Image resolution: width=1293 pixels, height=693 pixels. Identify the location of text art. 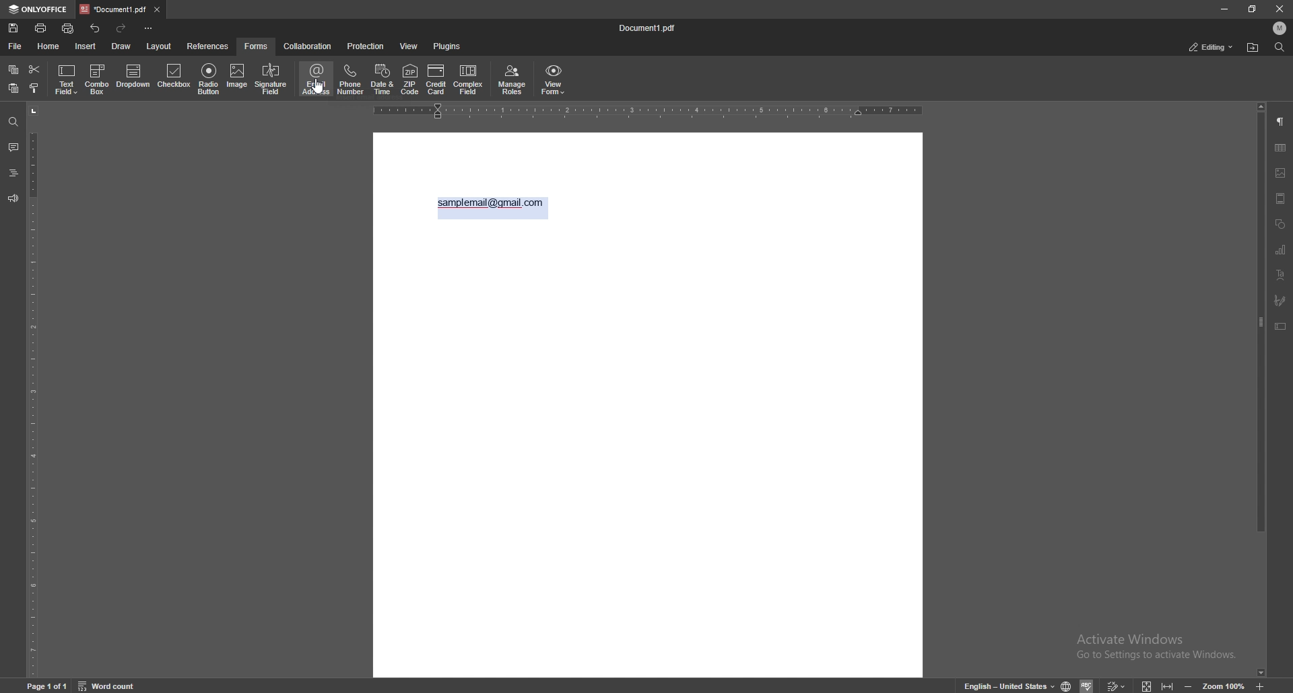
(1281, 275).